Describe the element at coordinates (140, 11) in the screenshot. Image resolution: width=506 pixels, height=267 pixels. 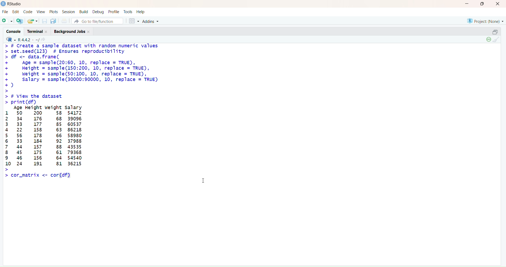
I see `Help` at that location.